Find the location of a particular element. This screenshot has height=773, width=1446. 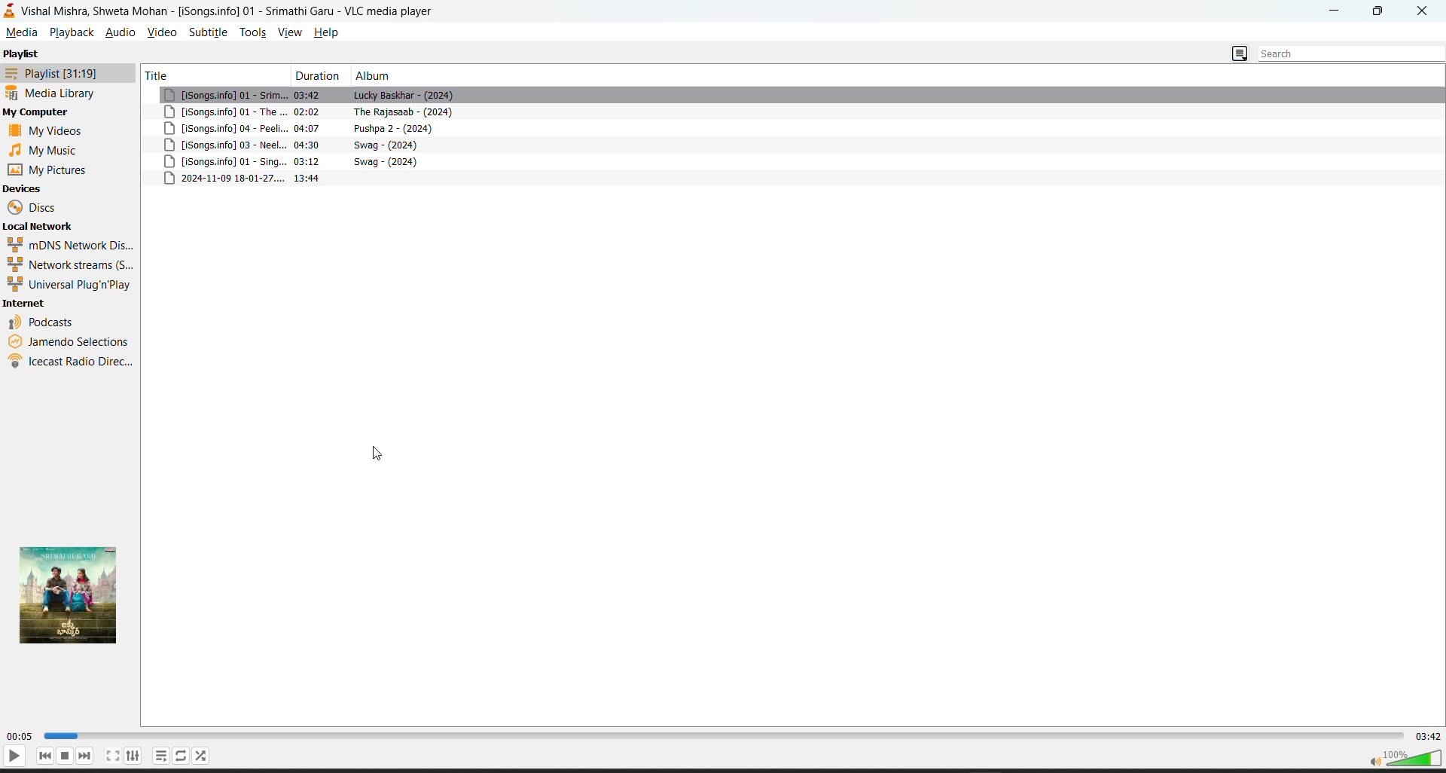

change playlist view is located at coordinates (1240, 53).